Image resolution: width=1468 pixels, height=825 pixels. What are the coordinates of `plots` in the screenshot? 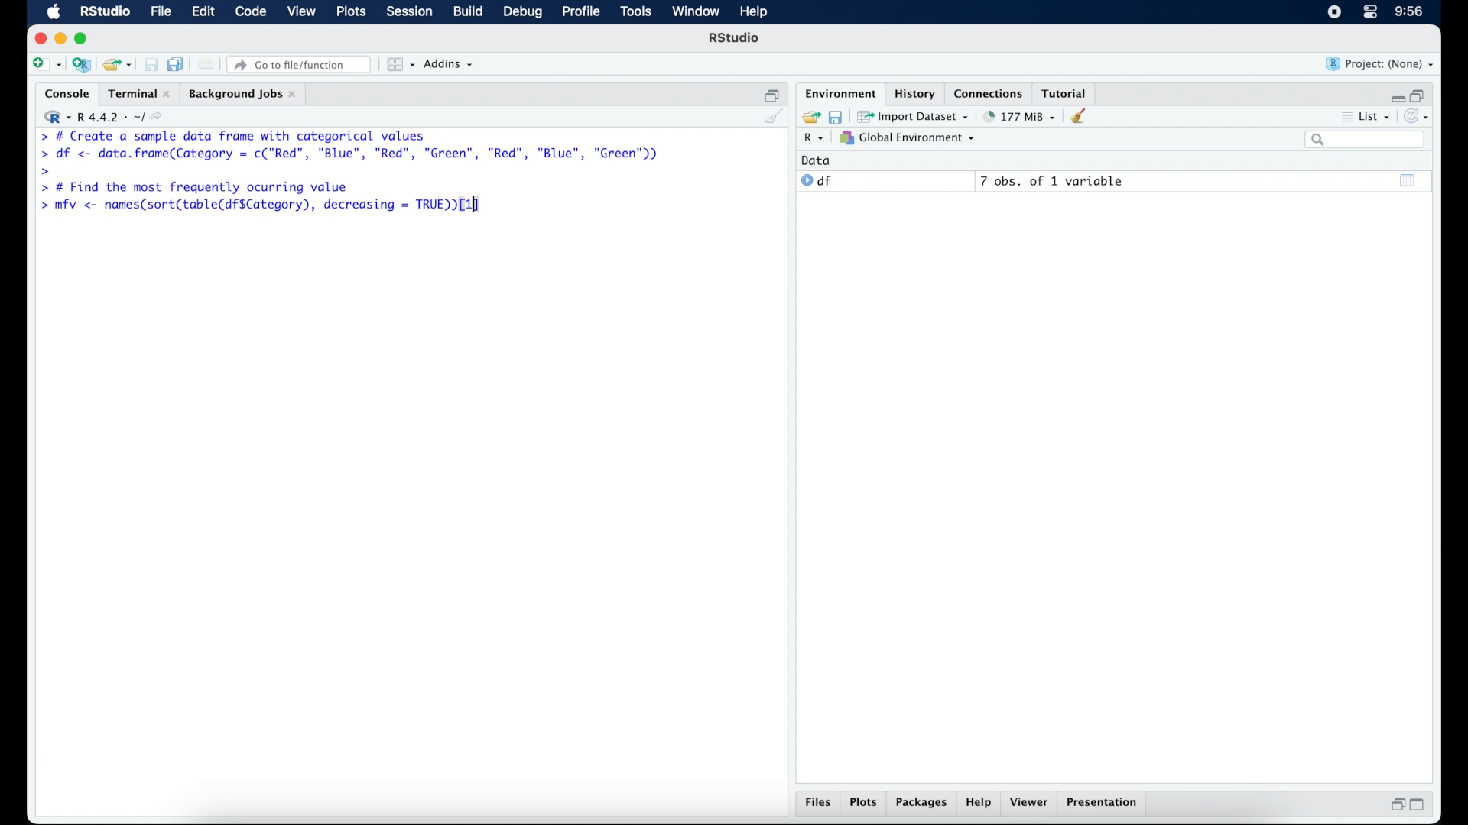 It's located at (864, 804).